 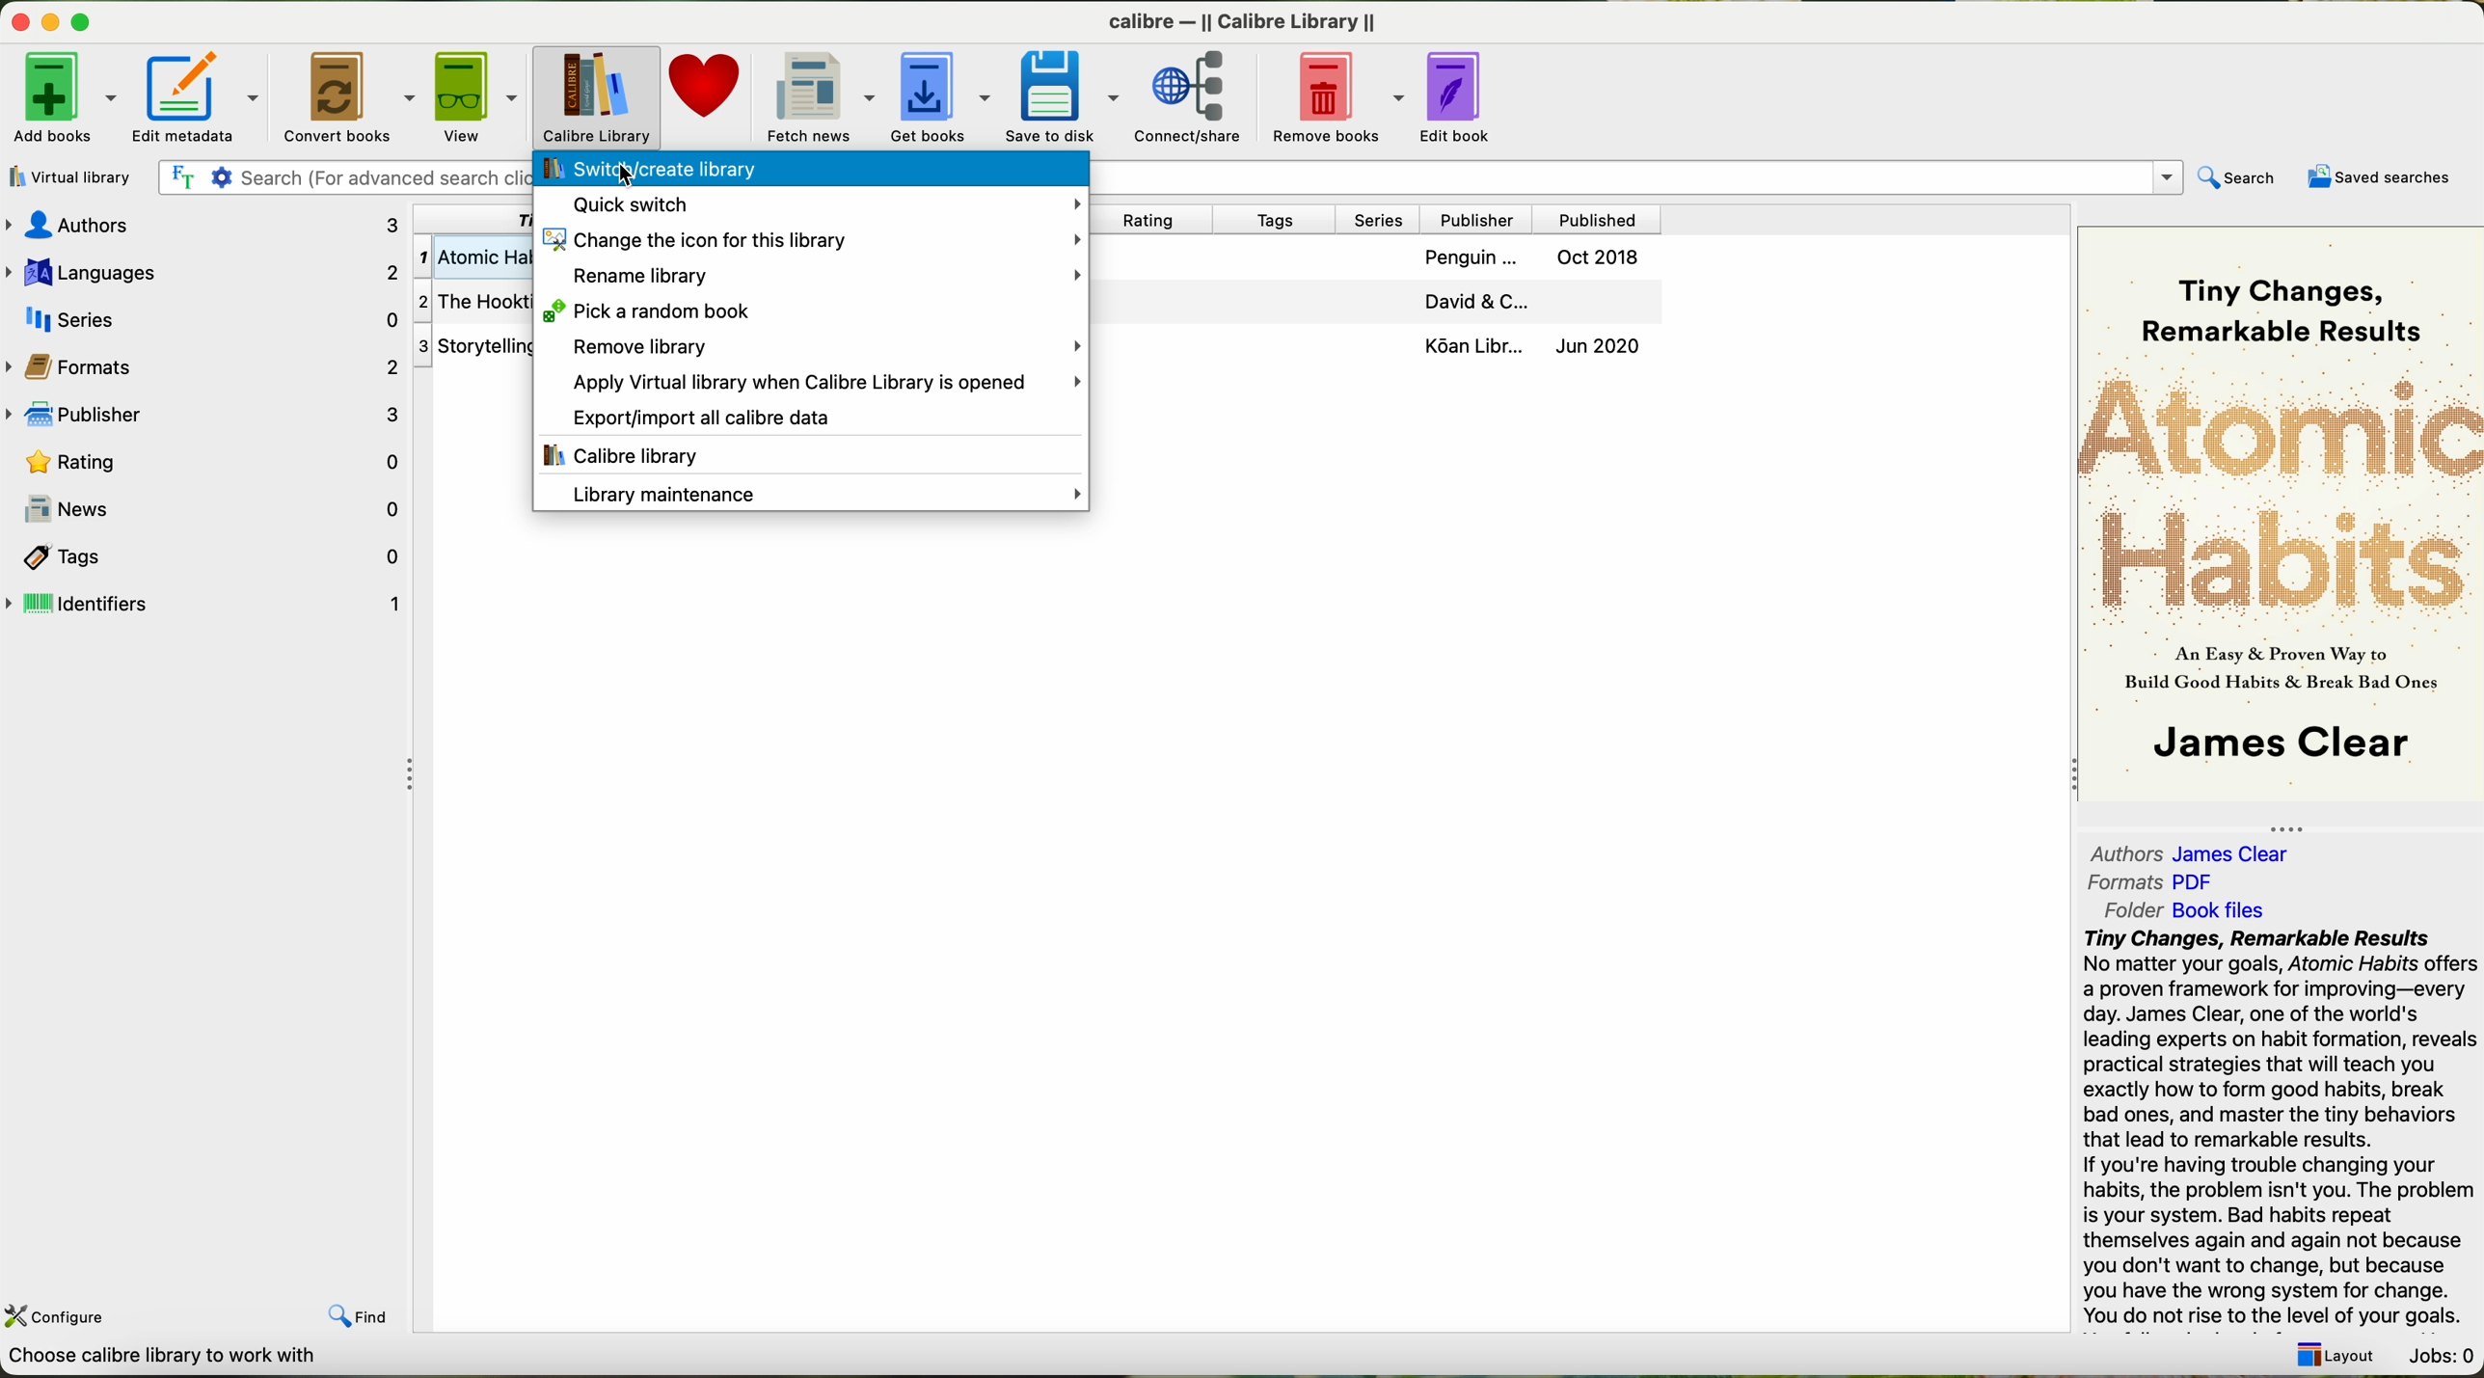 What do you see at coordinates (2066, 777) in the screenshot?
I see `collapse` at bounding box center [2066, 777].